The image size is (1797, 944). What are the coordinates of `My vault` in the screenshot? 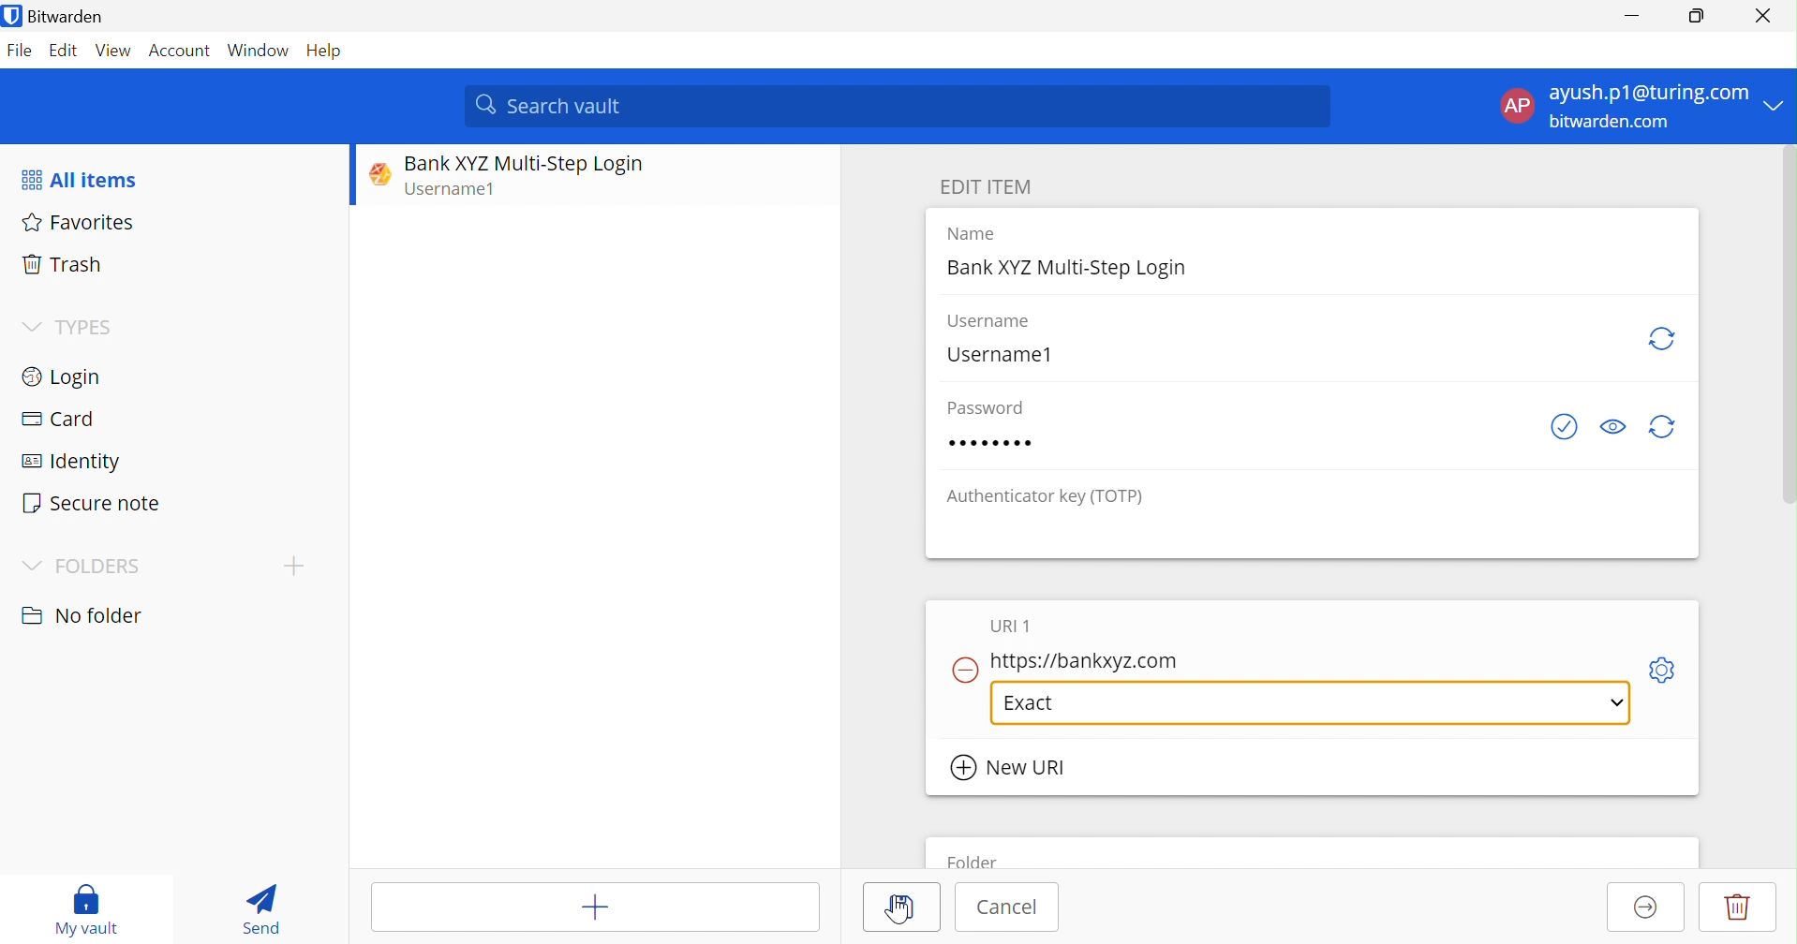 It's located at (85, 909).